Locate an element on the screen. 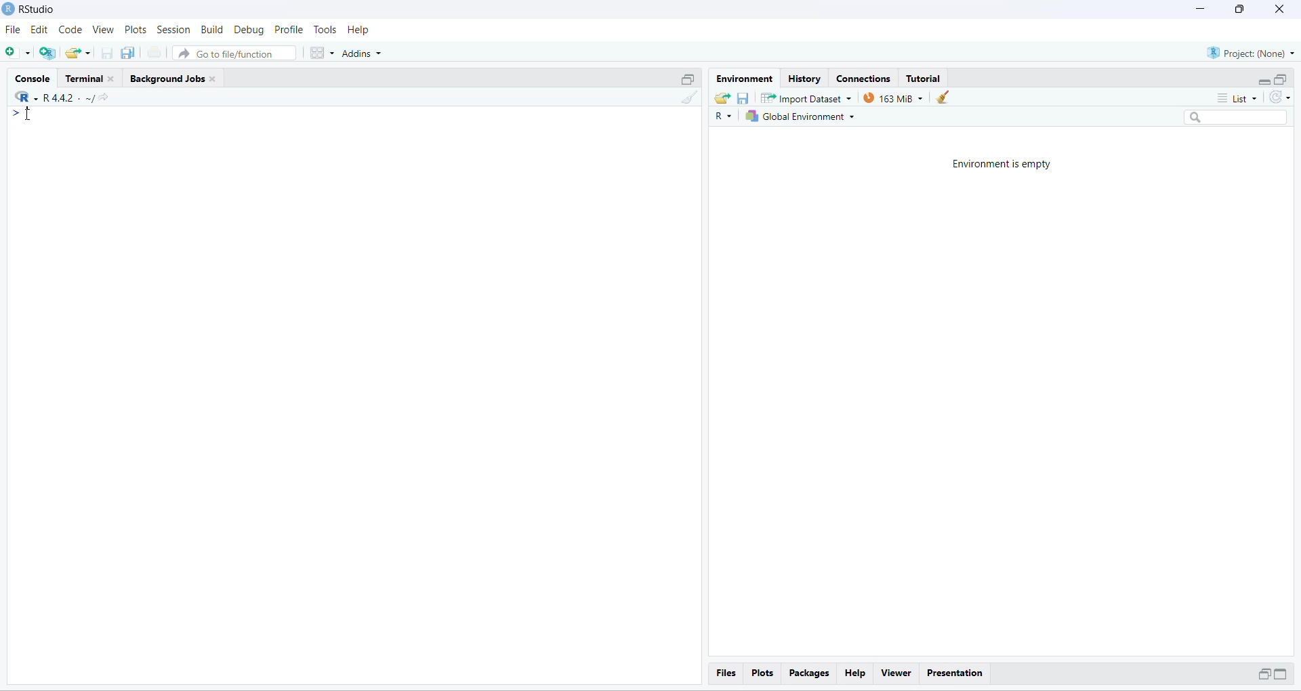  Go to file/function is located at coordinates (233, 54).